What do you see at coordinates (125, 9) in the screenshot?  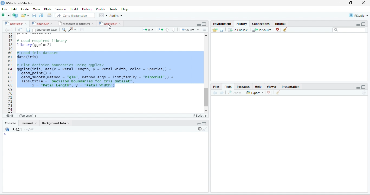 I see `Help` at bounding box center [125, 9].